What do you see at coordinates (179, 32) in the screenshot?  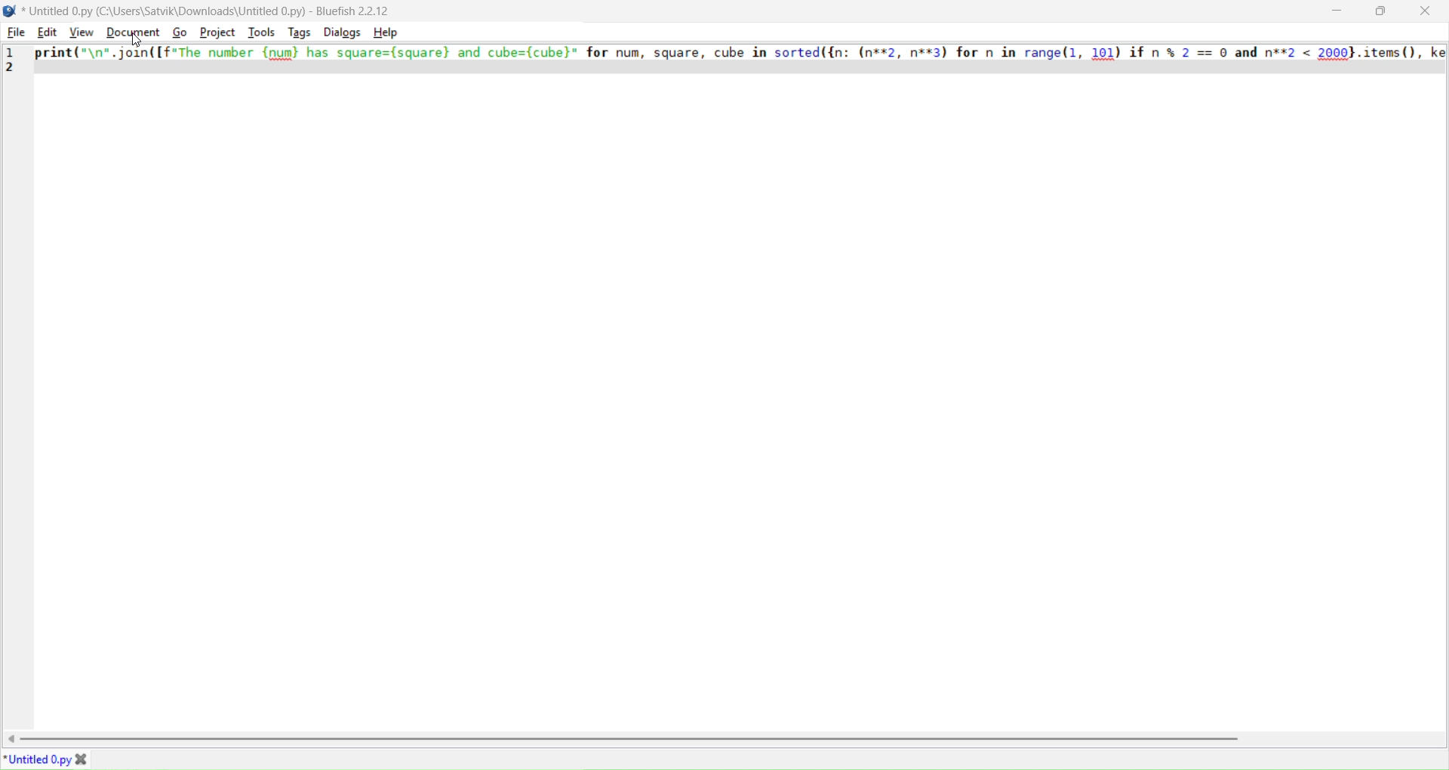 I see `go` at bounding box center [179, 32].